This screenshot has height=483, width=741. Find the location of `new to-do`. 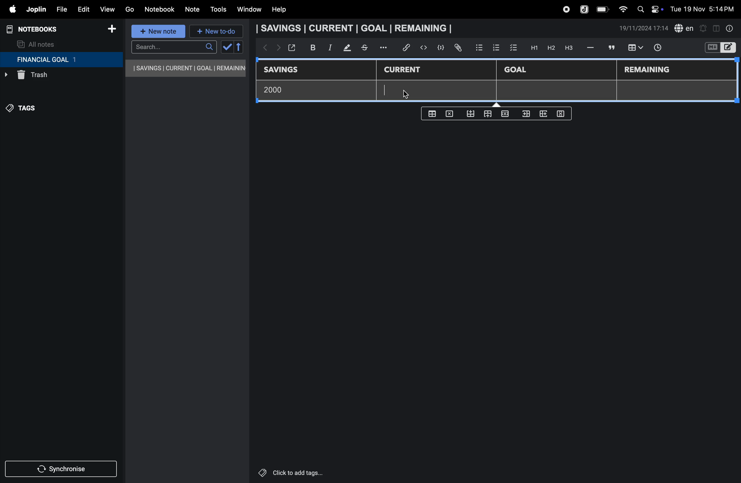

new to-do is located at coordinates (216, 32).